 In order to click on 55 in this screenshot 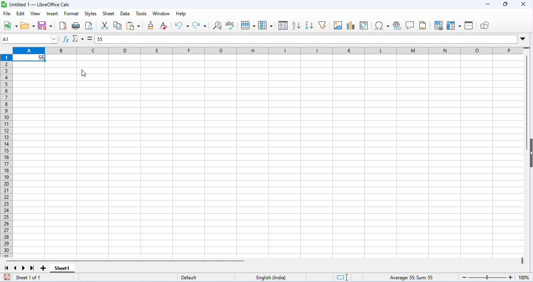, I will do `click(100, 39)`.